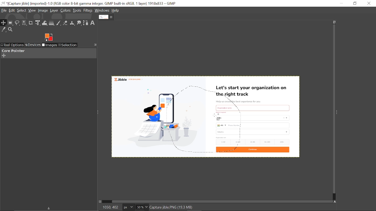 The width and height of the screenshot is (376, 211). What do you see at coordinates (52, 23) in the screenshot?
I see `Gradient tool` at bounding box center [52, 23].